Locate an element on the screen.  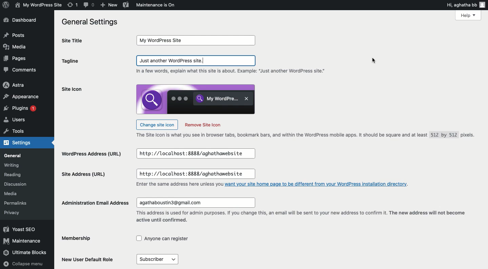
Wordpress address is located at coordinates (91, 154).